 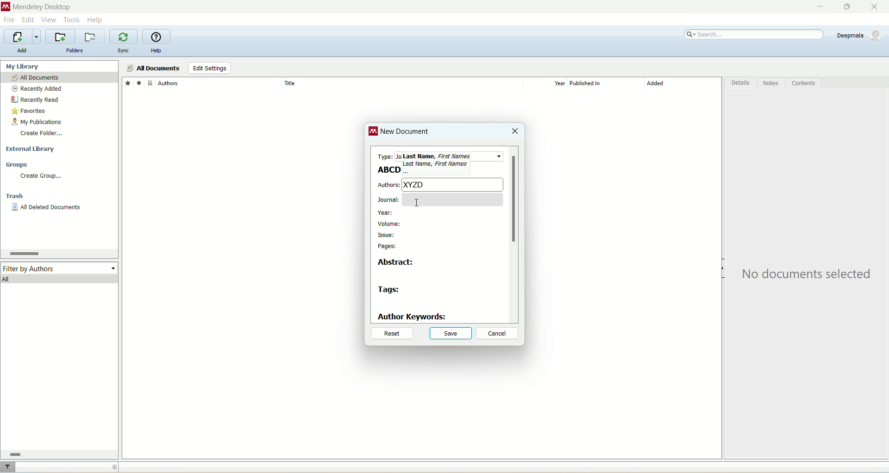 I want to click on edit settings, so click(x=209, y=68).